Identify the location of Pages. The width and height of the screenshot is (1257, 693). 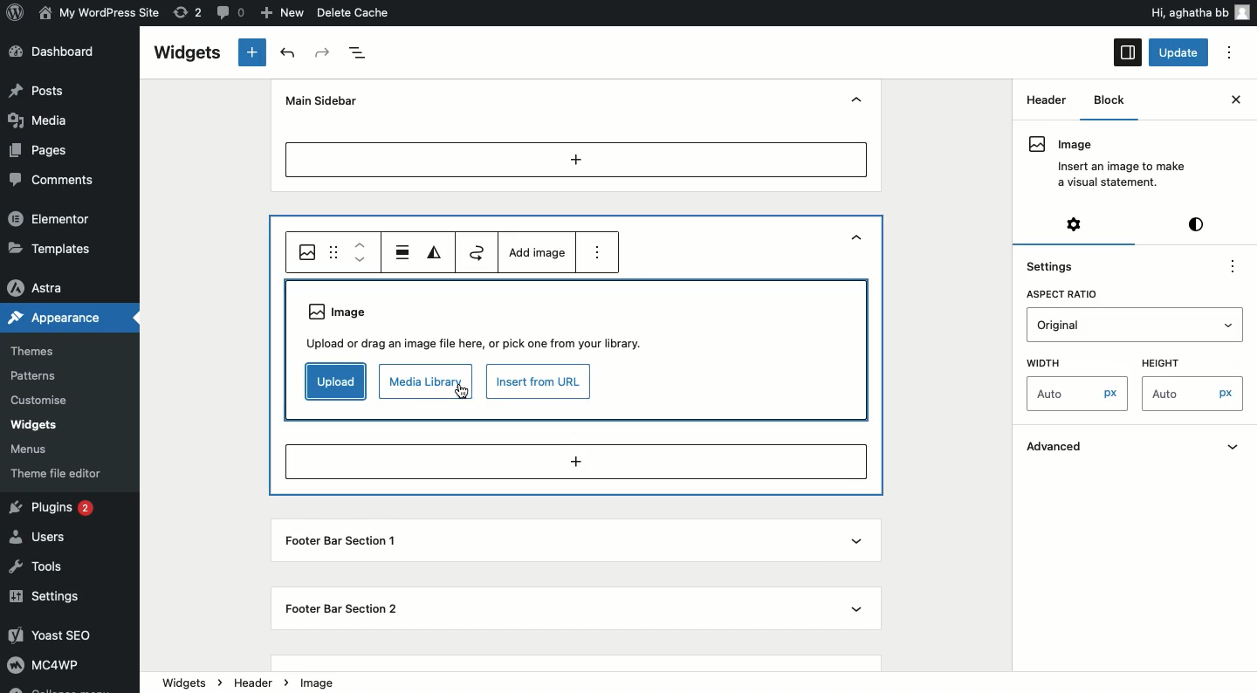
(41, 151).